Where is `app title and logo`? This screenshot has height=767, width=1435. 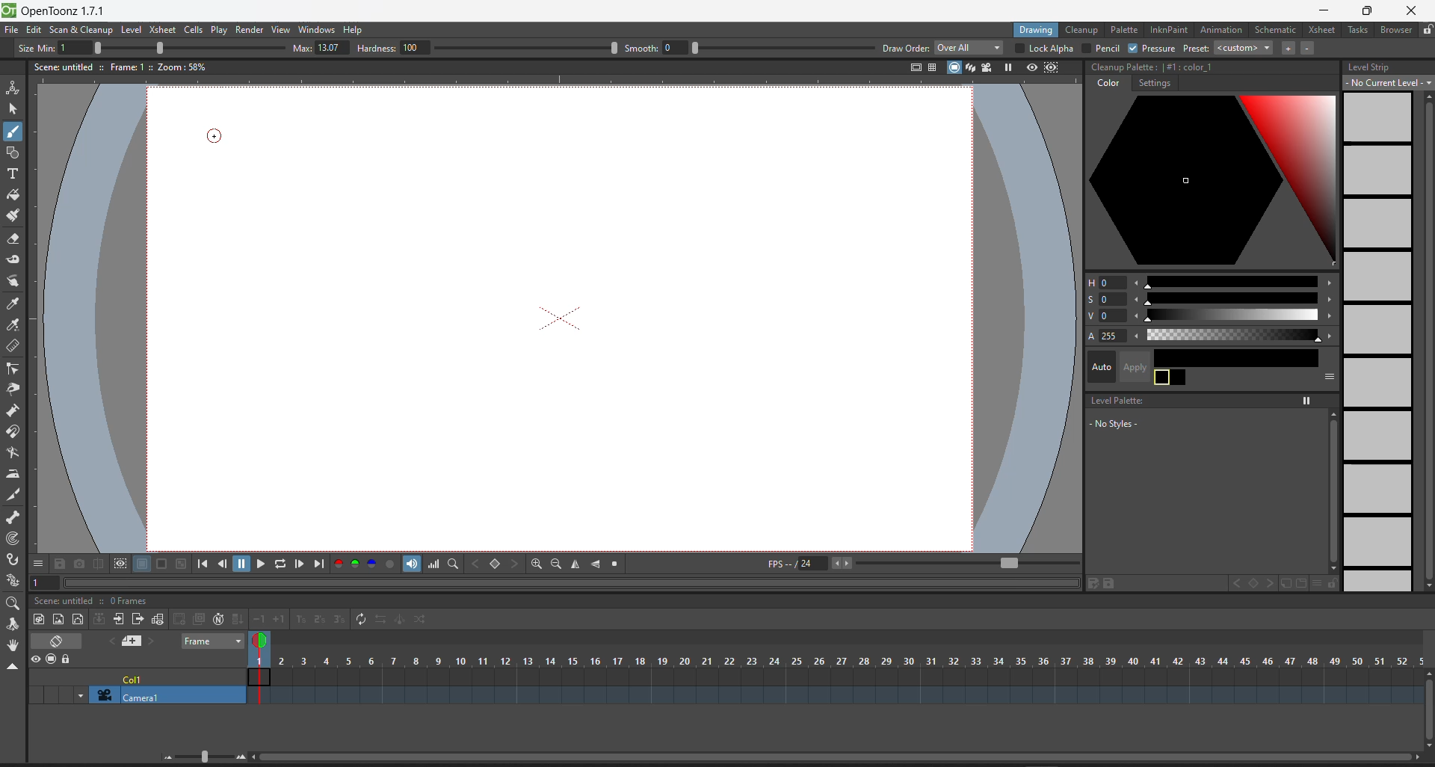
app title and logo is located at coordinates (61, 10).